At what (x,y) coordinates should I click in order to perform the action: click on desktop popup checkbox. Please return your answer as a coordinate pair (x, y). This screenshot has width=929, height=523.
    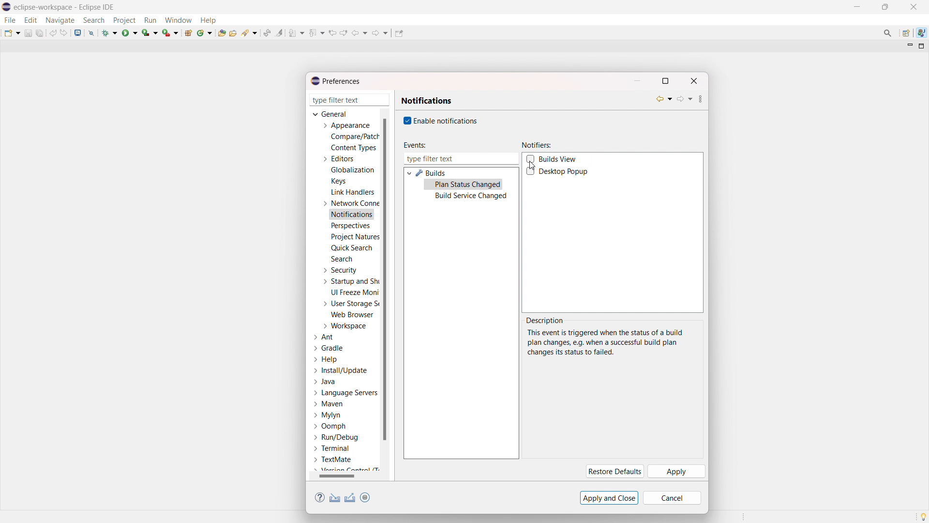
    Looking at the image, I should click on (566, 172).